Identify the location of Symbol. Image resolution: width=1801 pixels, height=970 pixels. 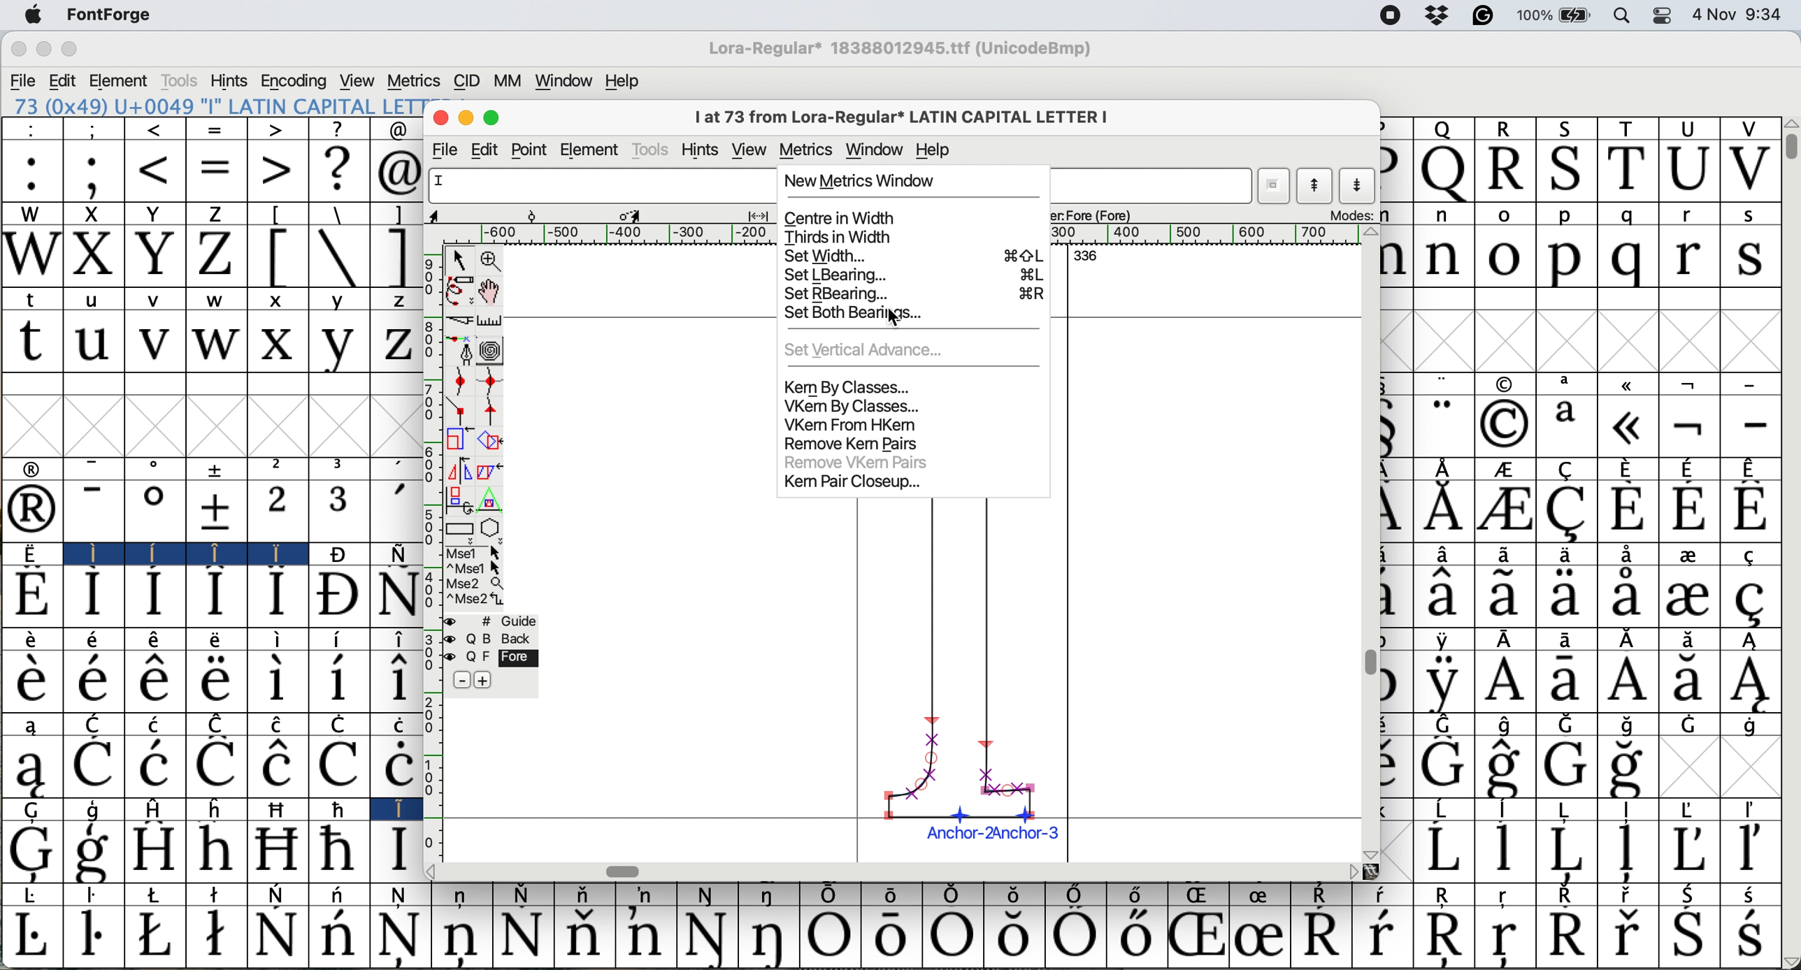
(31, 595).